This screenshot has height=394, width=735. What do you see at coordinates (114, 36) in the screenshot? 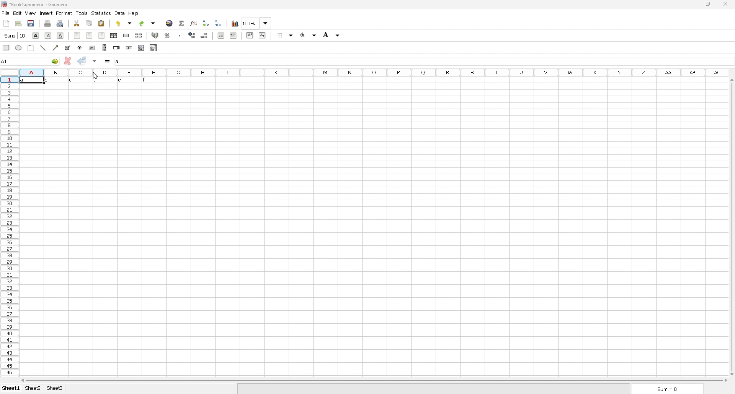
I see `centre horizontally` at bounding box center [114, 36].